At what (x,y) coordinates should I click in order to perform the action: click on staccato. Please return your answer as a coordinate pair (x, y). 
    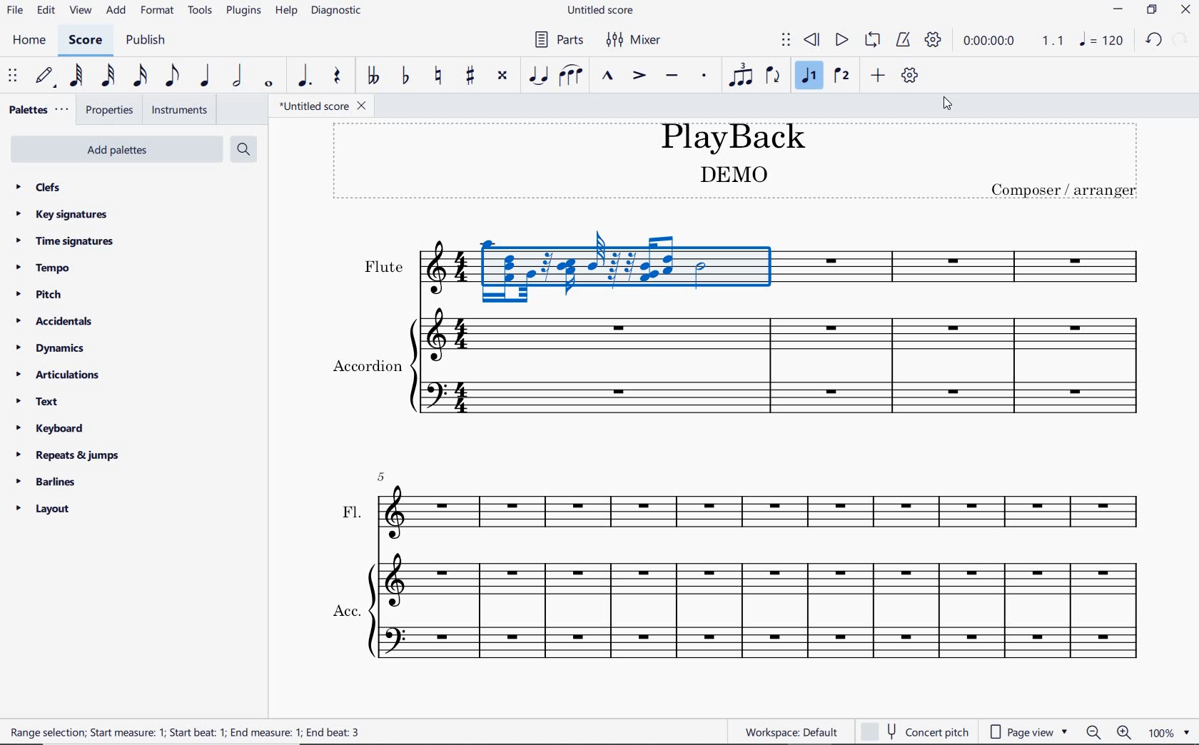
    Looking at the image, I should click on (704, 75).